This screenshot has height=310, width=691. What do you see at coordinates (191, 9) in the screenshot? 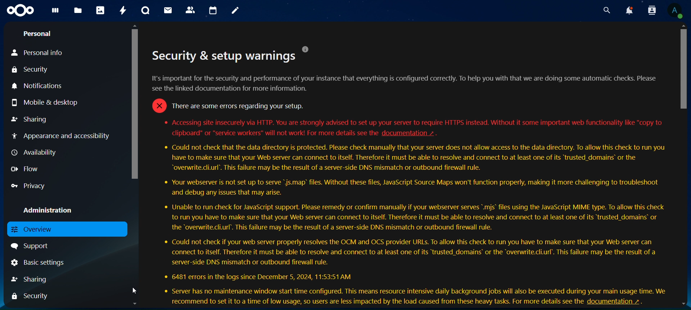
I see `contacts` at bounding box center [191, 9].